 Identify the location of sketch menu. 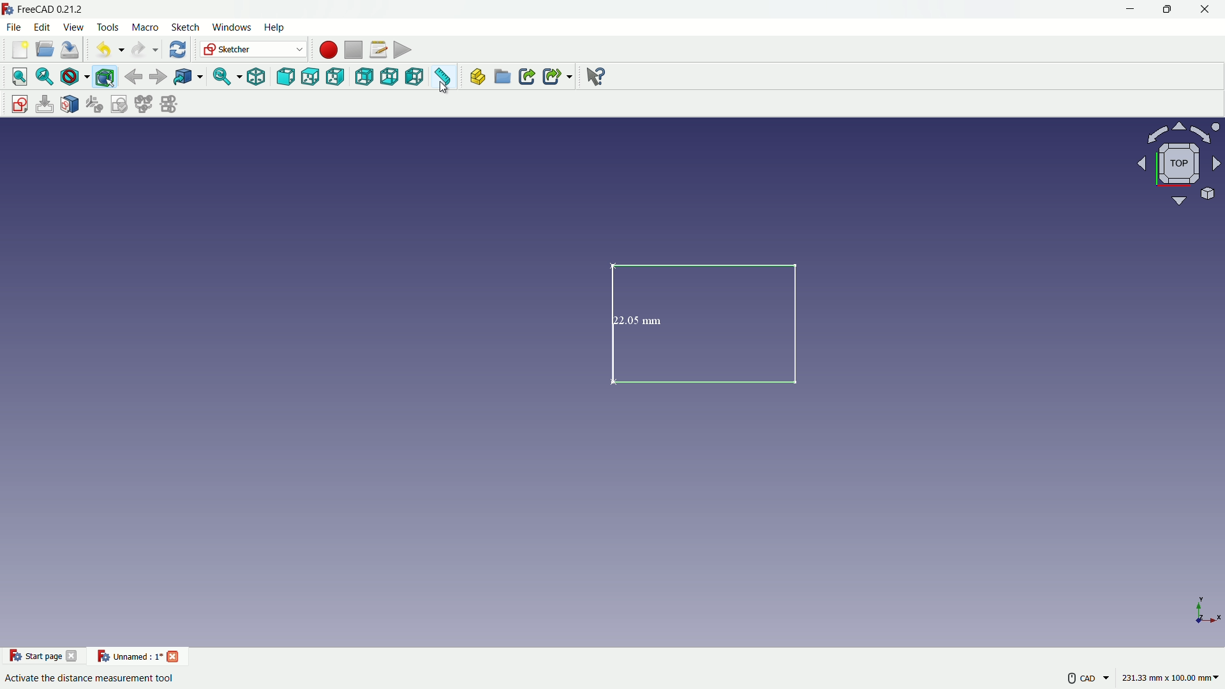
(185, 27).